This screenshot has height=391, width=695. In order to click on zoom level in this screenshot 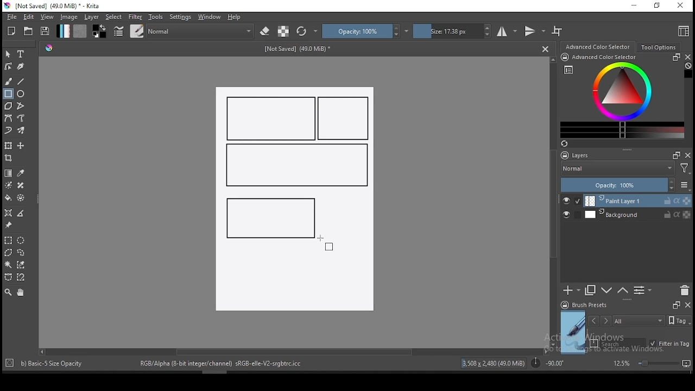, I will do `click(652, 363)`.